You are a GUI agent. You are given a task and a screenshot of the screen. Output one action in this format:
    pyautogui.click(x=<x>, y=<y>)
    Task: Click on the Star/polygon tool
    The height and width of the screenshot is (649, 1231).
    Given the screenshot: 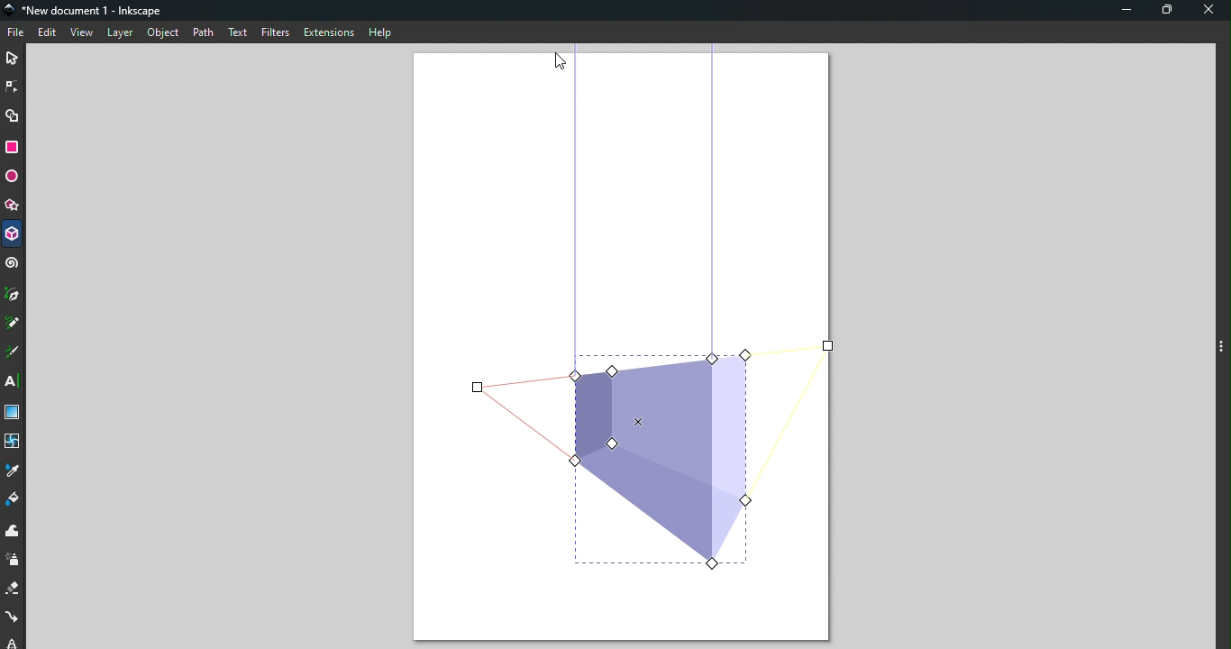 What is the action you would take?
    pyautogui.click(x=14, y=203)
    